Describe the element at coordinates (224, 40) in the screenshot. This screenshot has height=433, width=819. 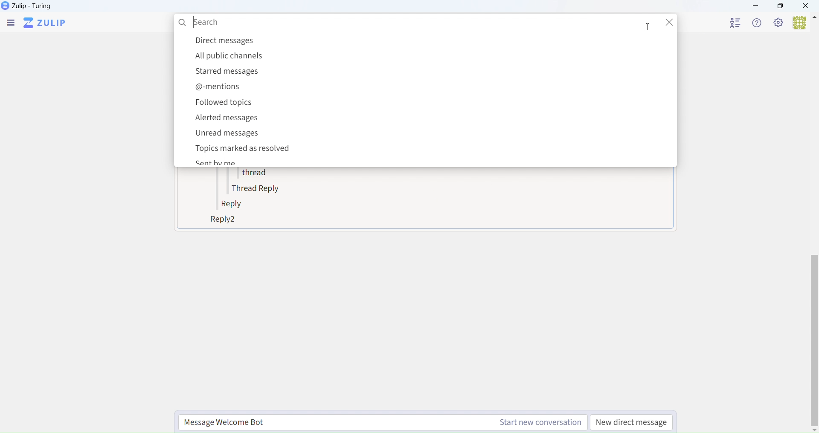
I see `Direct messages` at that location.